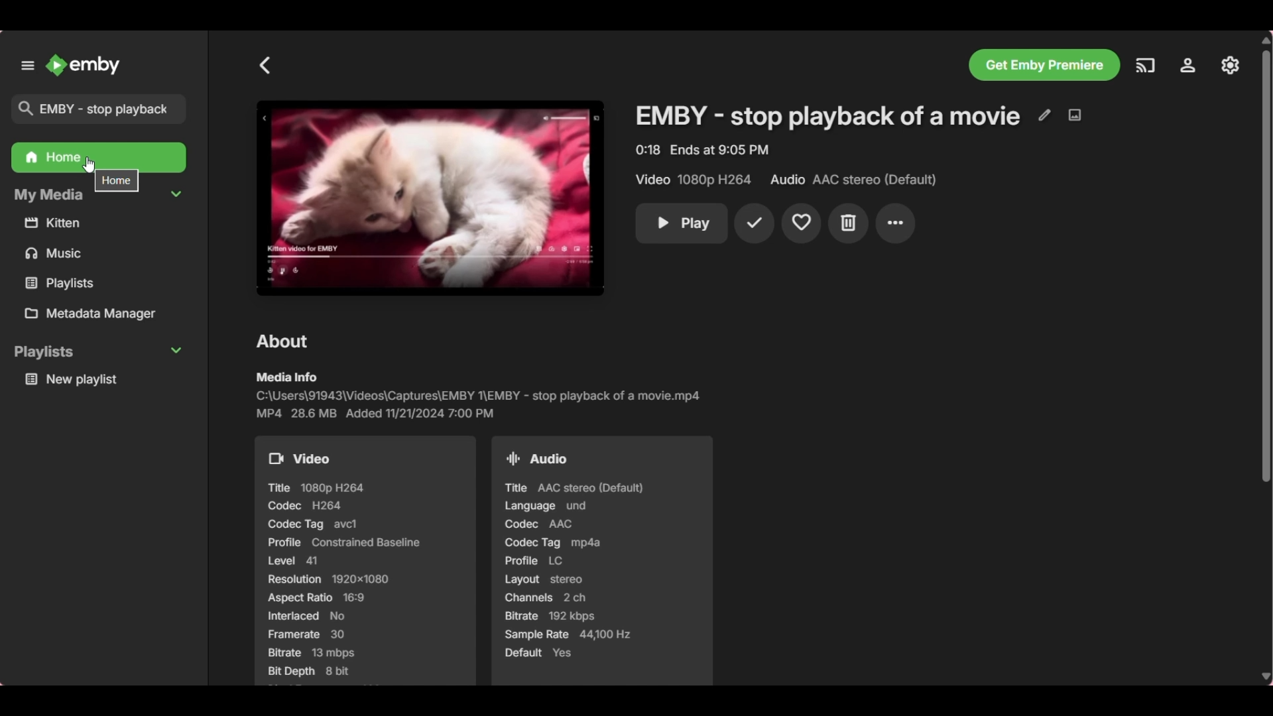  What do you see at coordinates (104, 315) in the screenshot?
I see `Metadata manager` at bounding box center [104, 315].